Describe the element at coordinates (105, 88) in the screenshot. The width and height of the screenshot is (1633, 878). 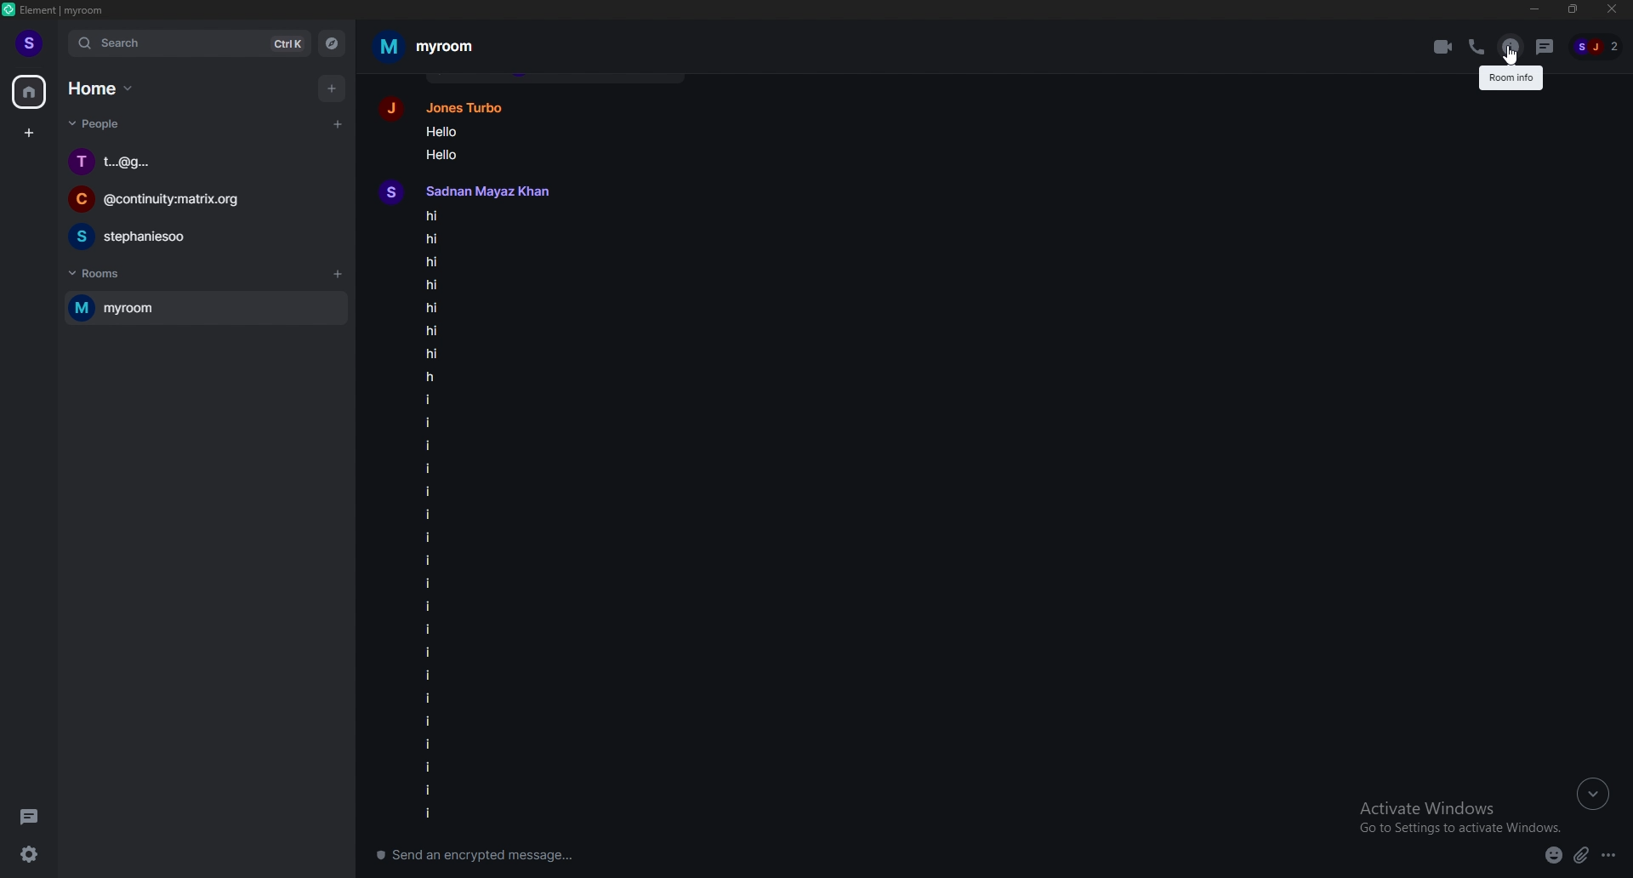
I see `home` at that location.